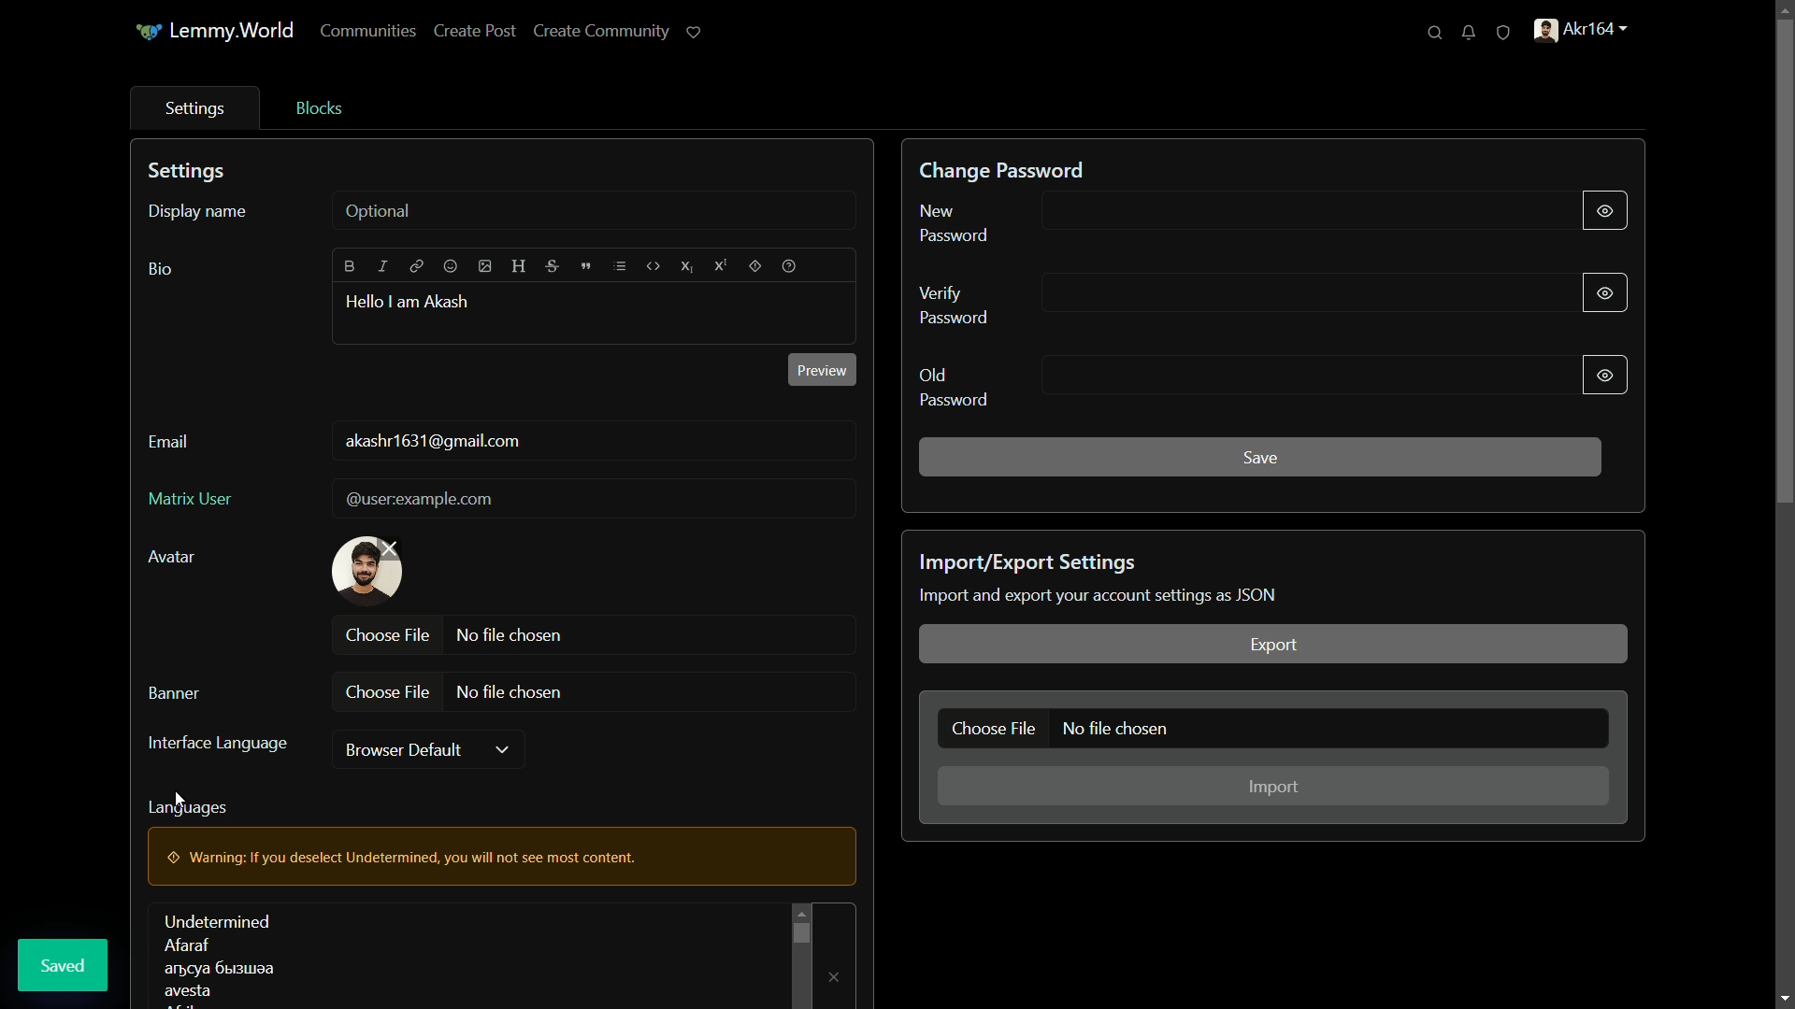 This screenshot has width=1795, height=1009. What do you see at coordinates (1503, 32) in the screenshot?
I see `unread reports` at bounding box center [1503, 32].